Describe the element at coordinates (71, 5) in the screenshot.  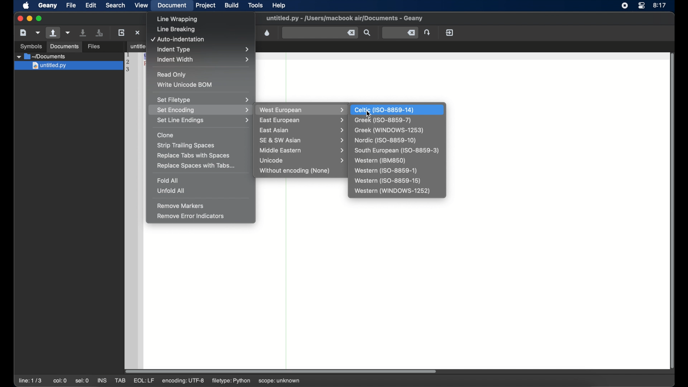
I see `file` at that location.